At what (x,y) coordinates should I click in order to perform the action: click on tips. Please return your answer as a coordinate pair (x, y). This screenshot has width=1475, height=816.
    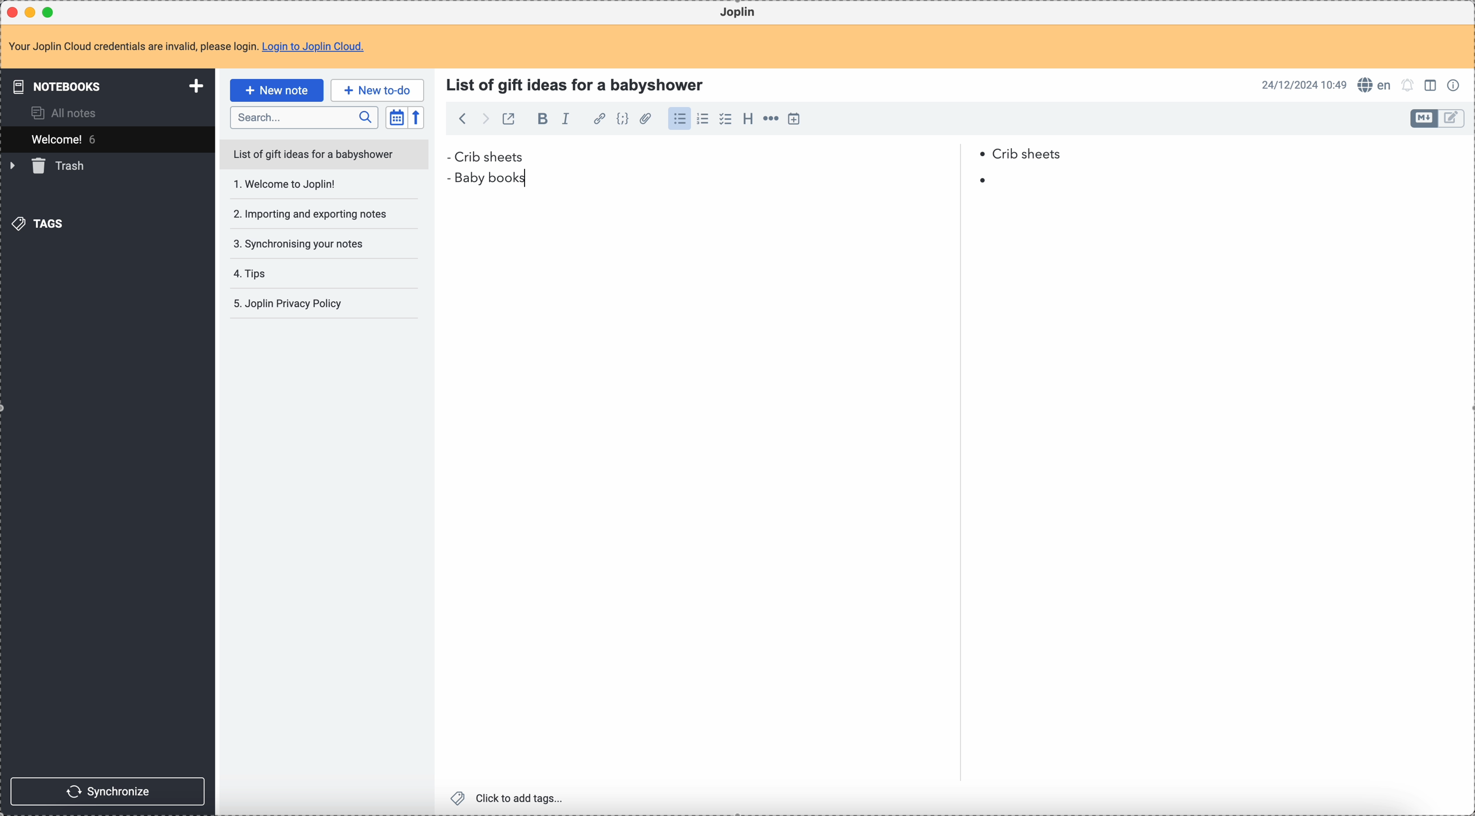
    Looking at the image, I should click on (285, 274).